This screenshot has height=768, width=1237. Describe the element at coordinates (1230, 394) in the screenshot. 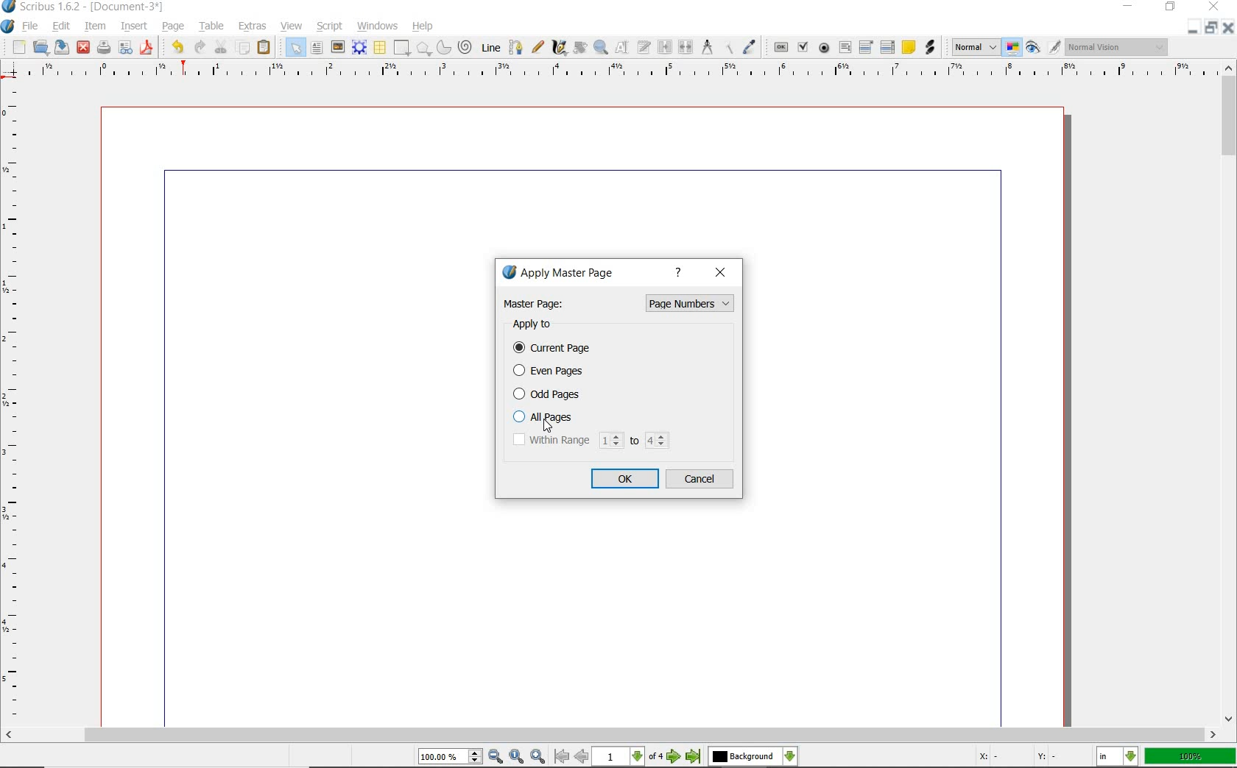

I see `scrollbar` at that location.